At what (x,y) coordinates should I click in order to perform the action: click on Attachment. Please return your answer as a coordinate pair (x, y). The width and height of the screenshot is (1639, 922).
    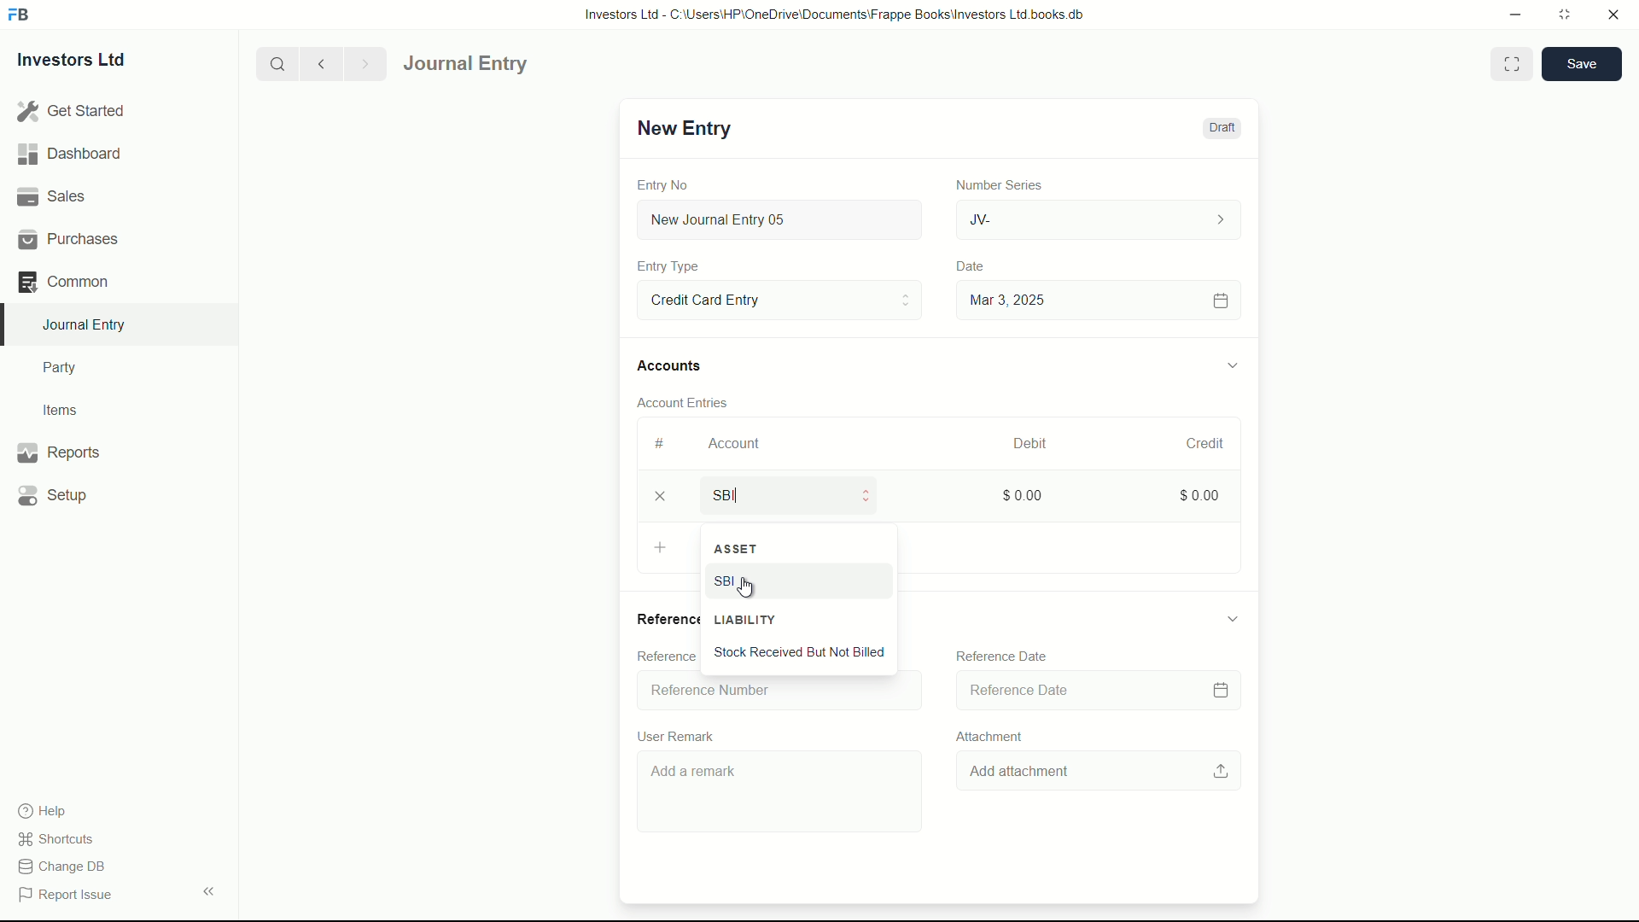
    Looking at the image, I should click on (985, 735).